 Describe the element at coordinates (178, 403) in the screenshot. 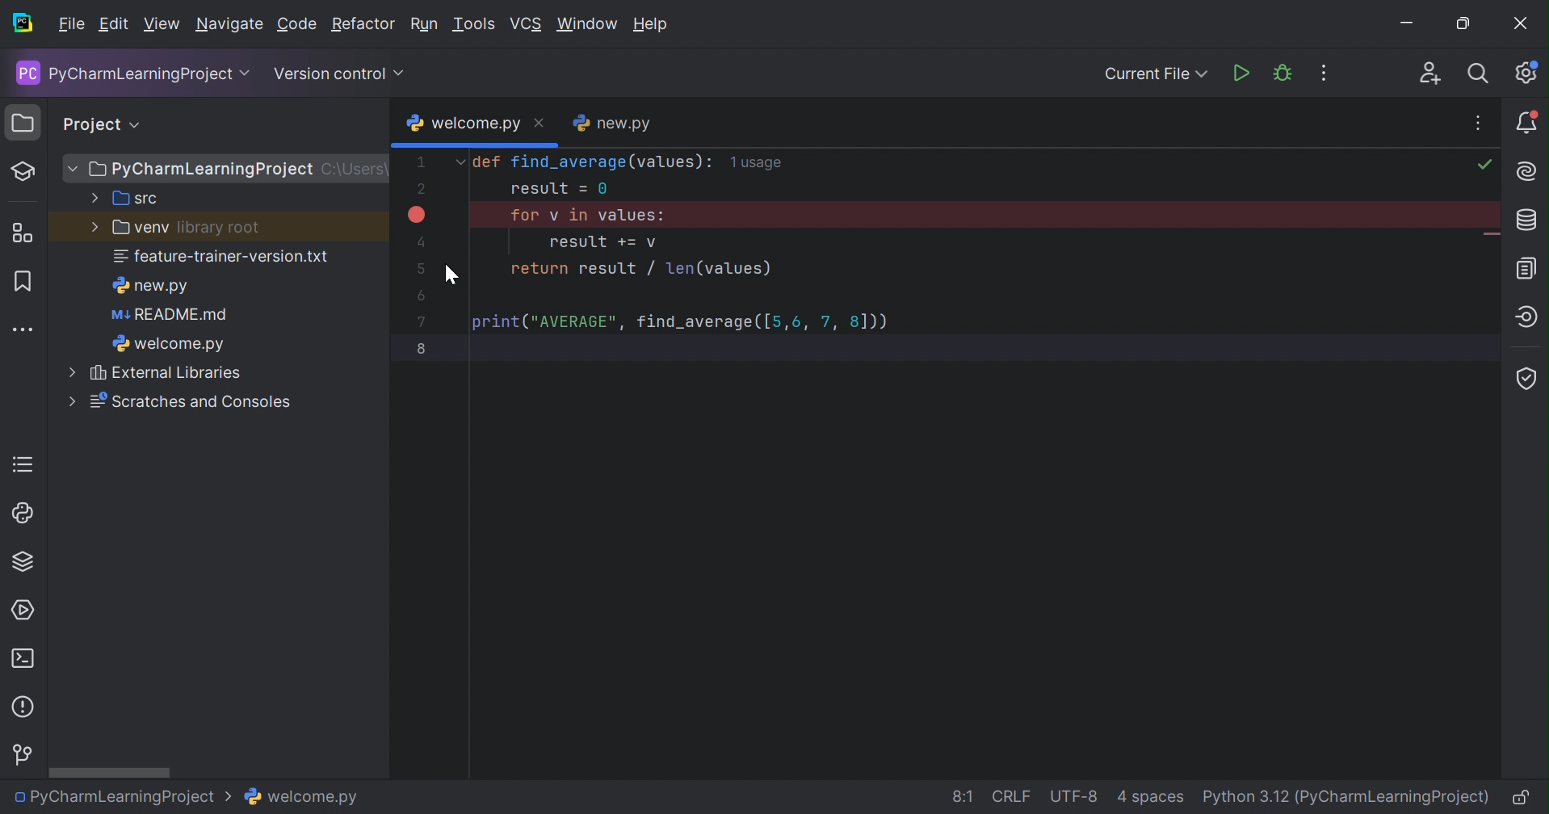

I see `Scratches and Consoles` at that location.